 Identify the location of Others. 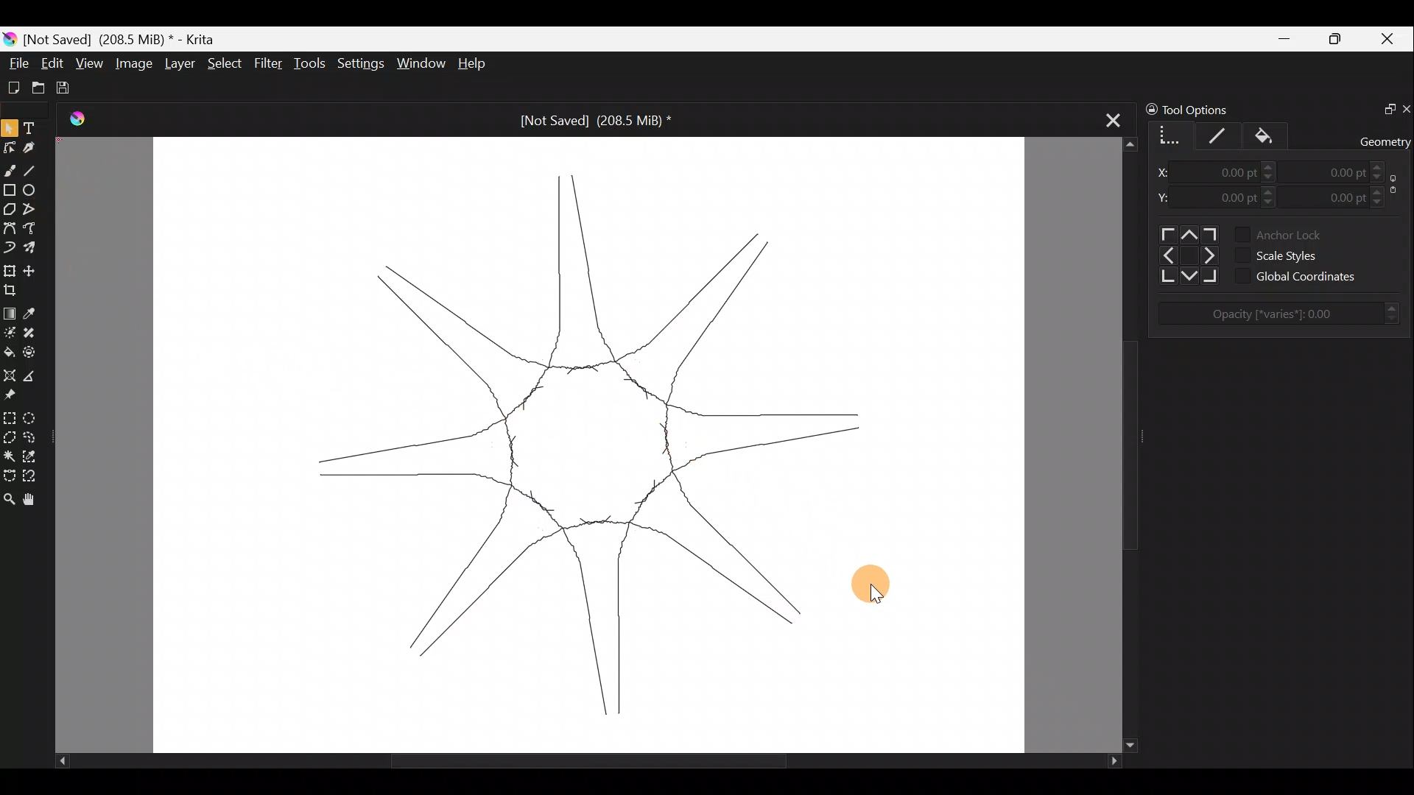
(1186, 254).